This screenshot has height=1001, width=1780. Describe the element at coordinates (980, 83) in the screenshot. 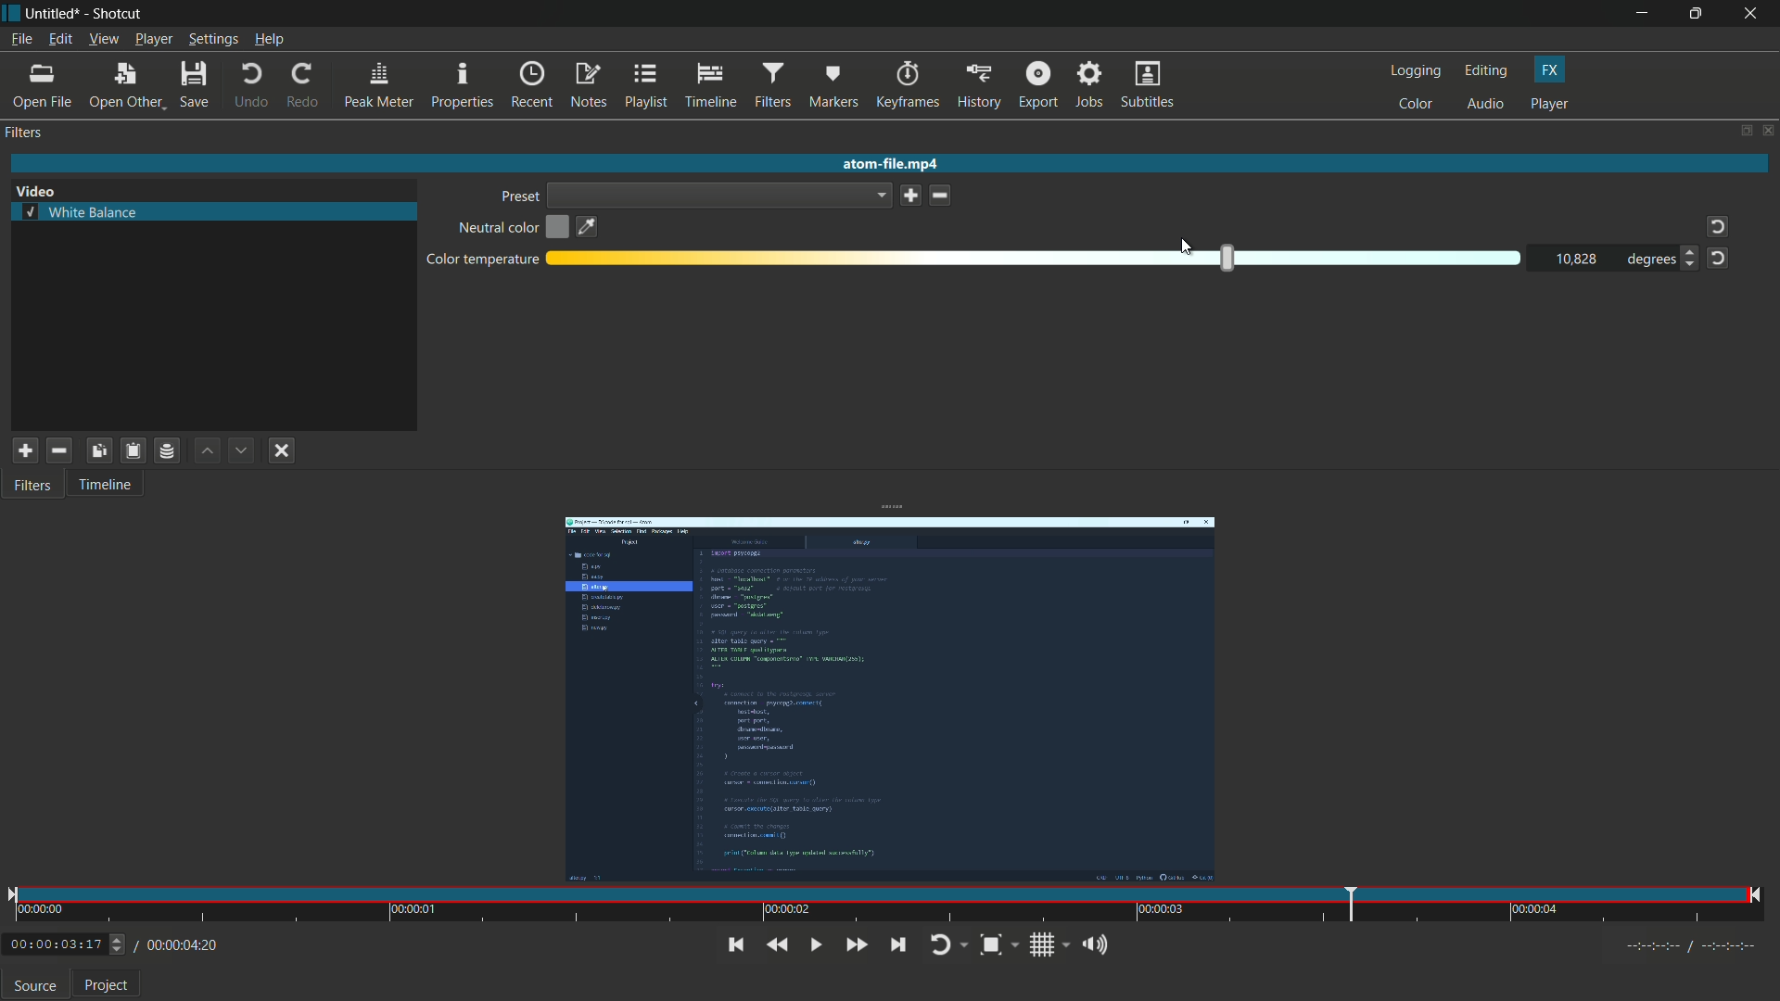

I see `history` at that location.